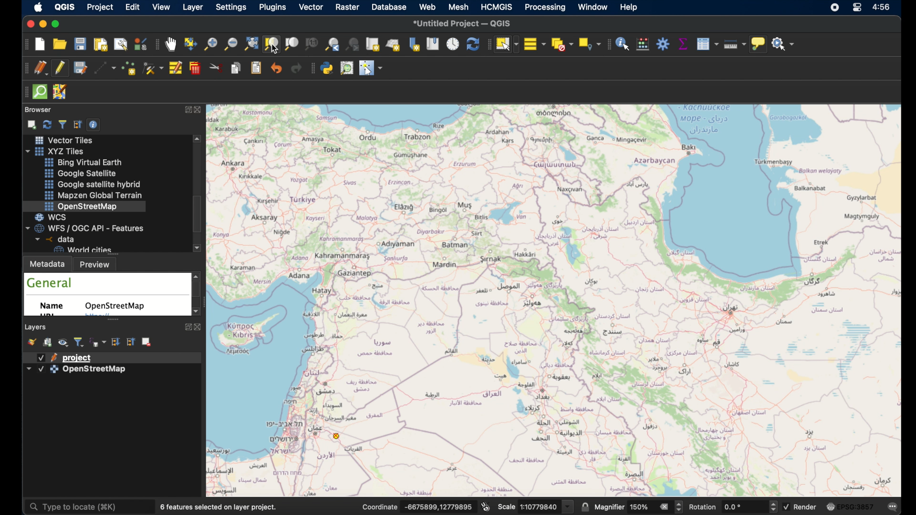  What do you see at coordinates (100, 7) in the screenshot?
I see `` at bounding box center [100, 7].